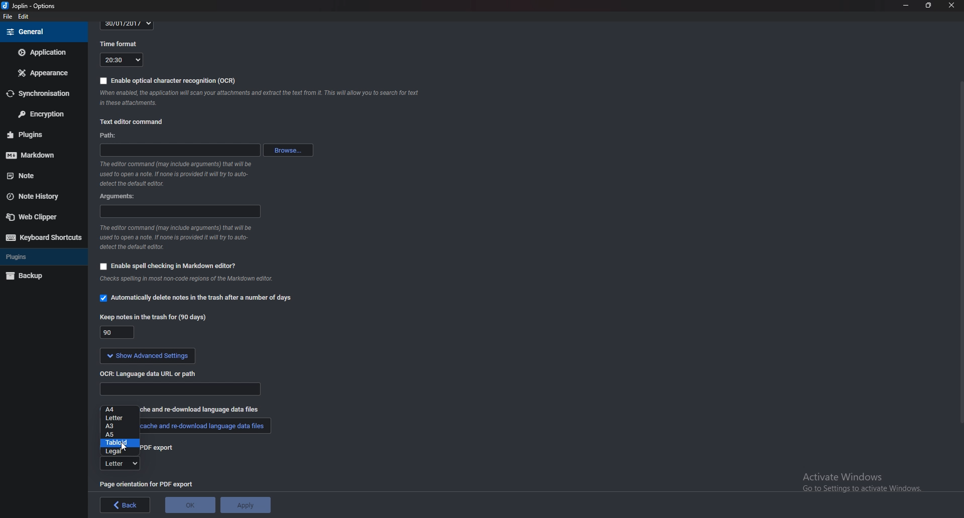  What do you see at coordinates (38, 197) in the screenshot?
I see `Note history` at bounding box center [38, 197].